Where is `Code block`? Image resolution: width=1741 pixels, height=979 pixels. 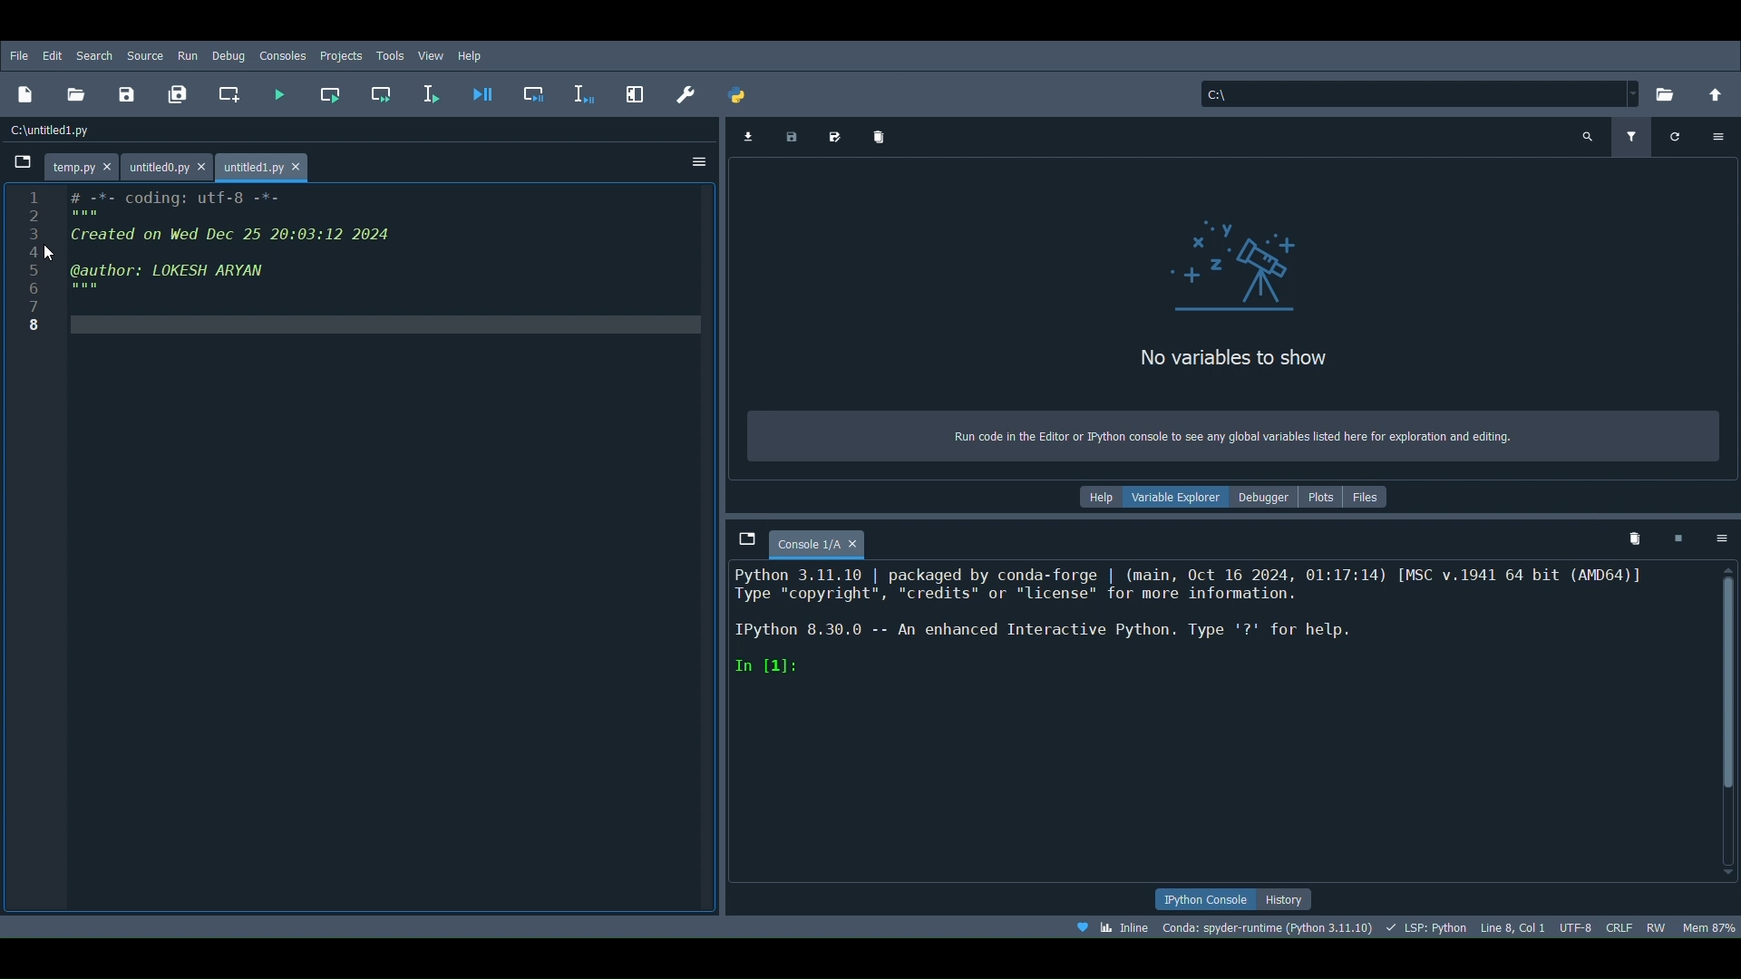 Code block is located at coordinates (364, 549).